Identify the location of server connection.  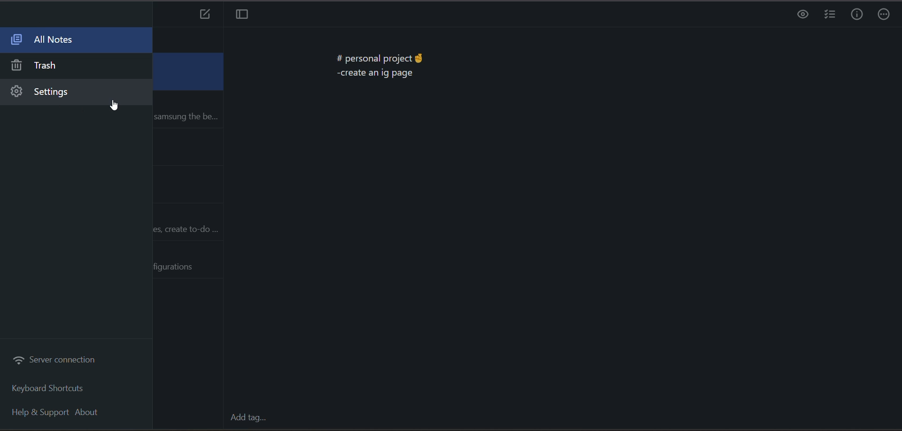
(56, 360).